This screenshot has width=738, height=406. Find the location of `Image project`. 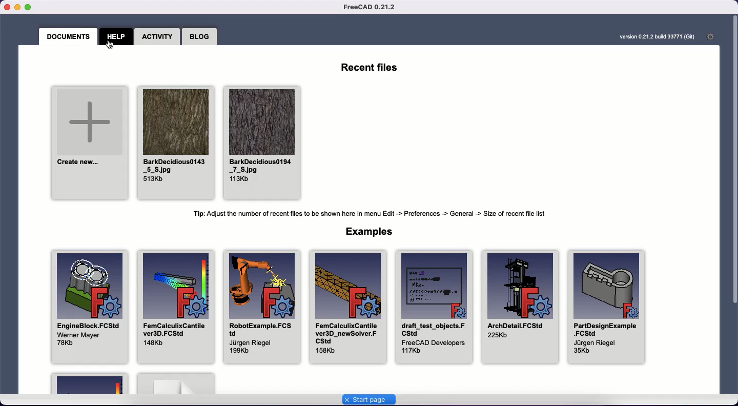

Image project is located at coordinates (261, 142).